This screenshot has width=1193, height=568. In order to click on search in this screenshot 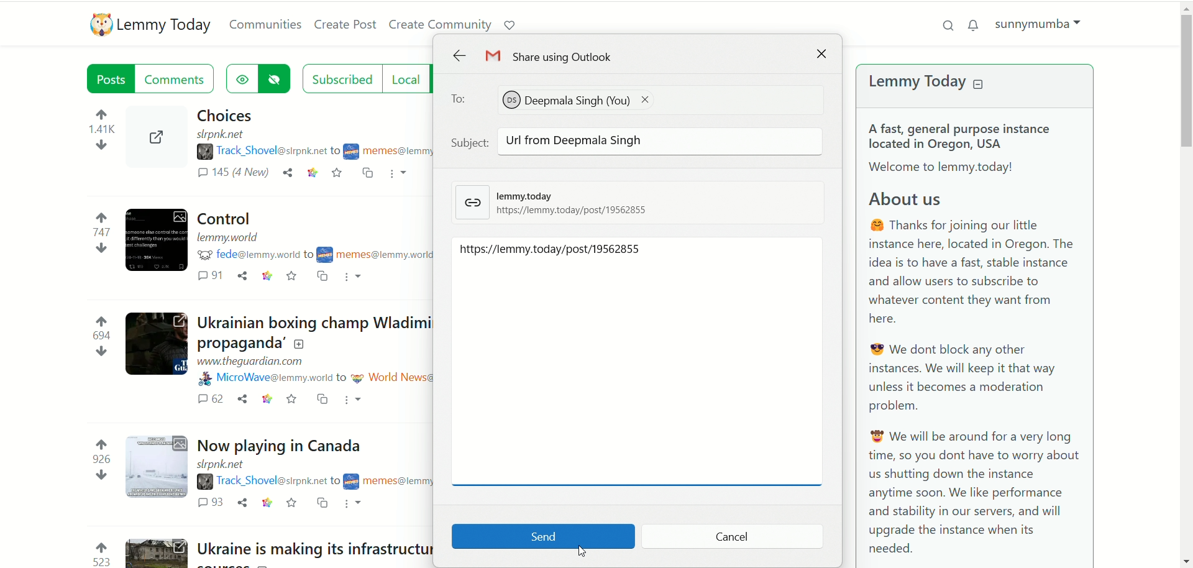, I will do `click(943, 25)`.